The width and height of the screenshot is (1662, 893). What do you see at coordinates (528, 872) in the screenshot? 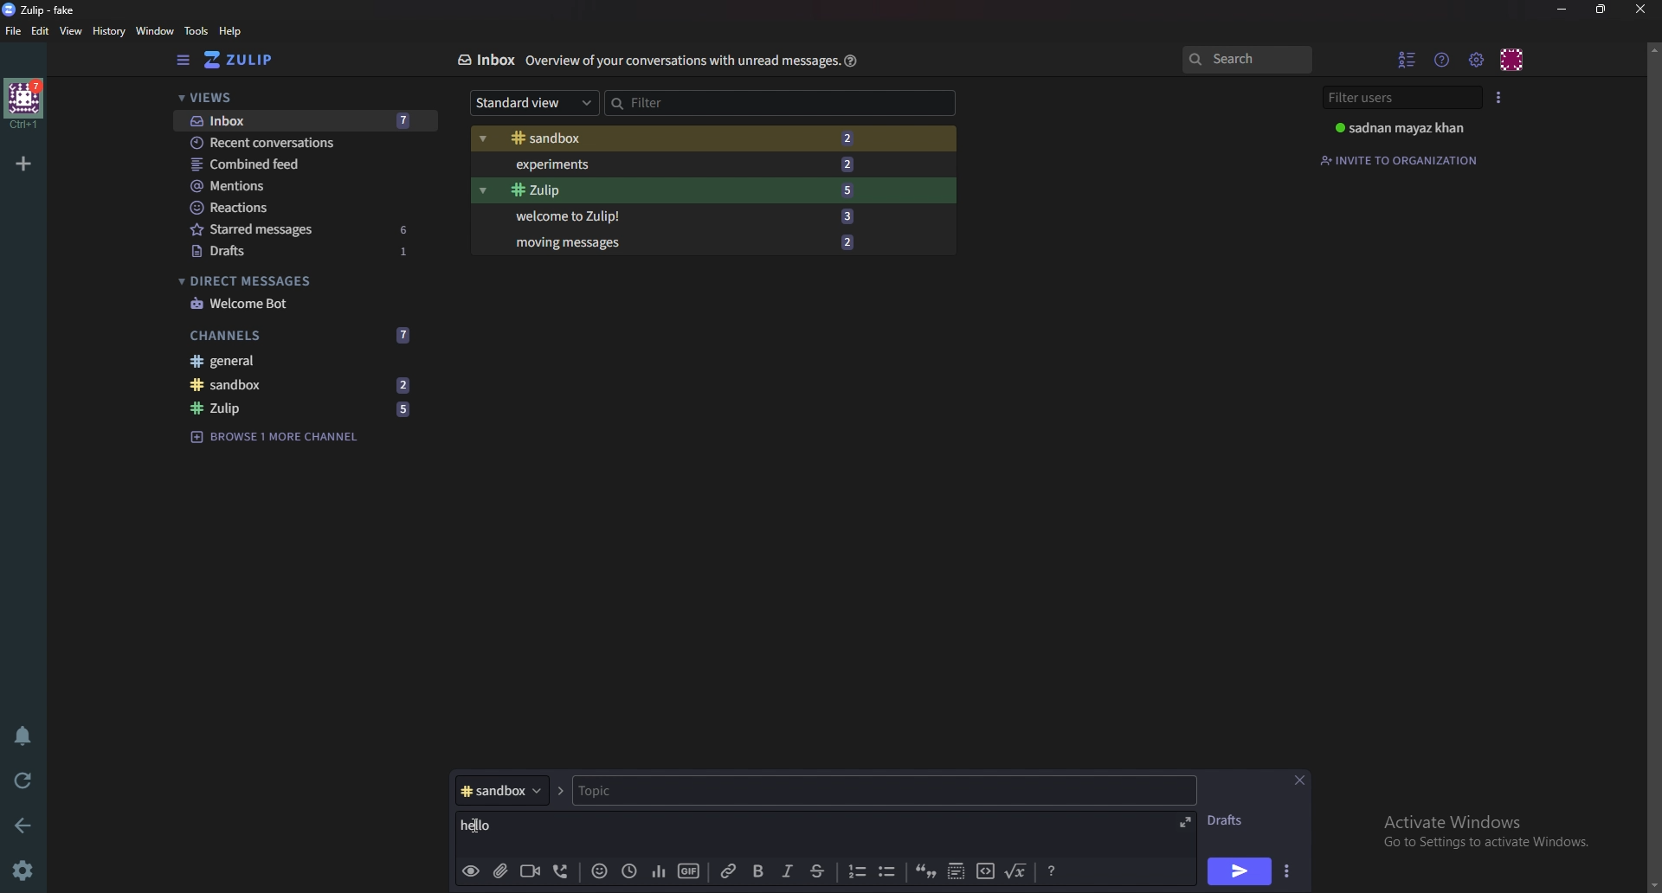
I see `Video call` at bounding box center [528, 872].